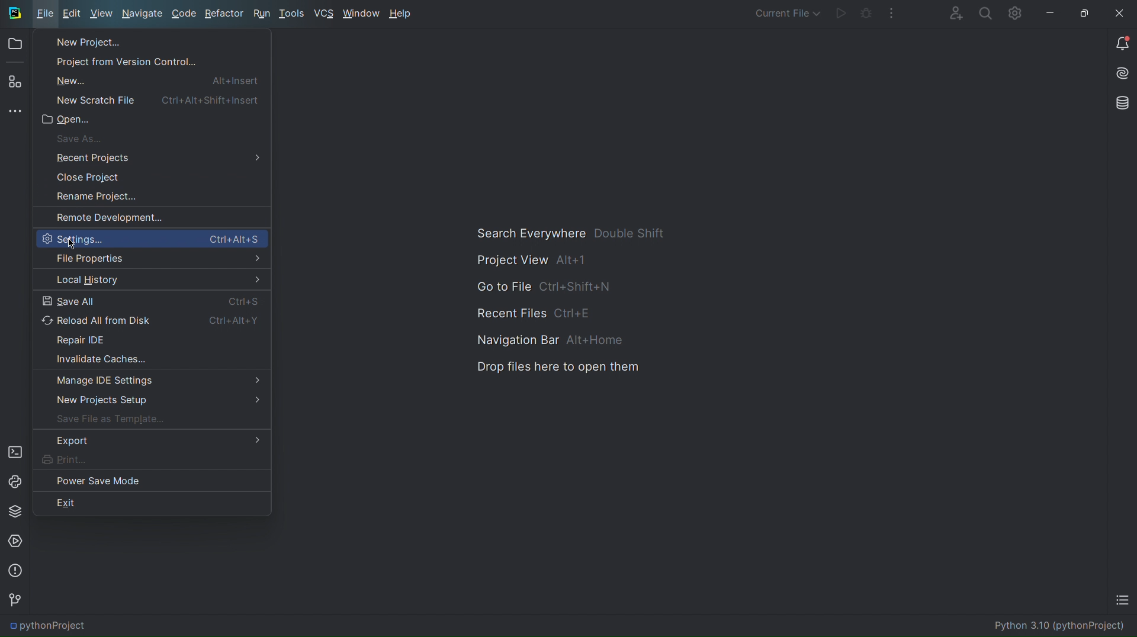  I want to click on Print, so click(152, 459).